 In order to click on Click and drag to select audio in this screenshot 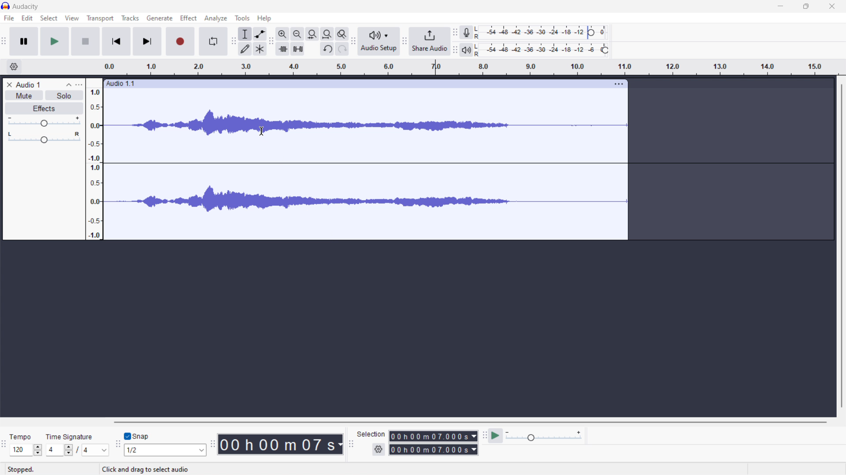, I will do `click(147, 470)`.